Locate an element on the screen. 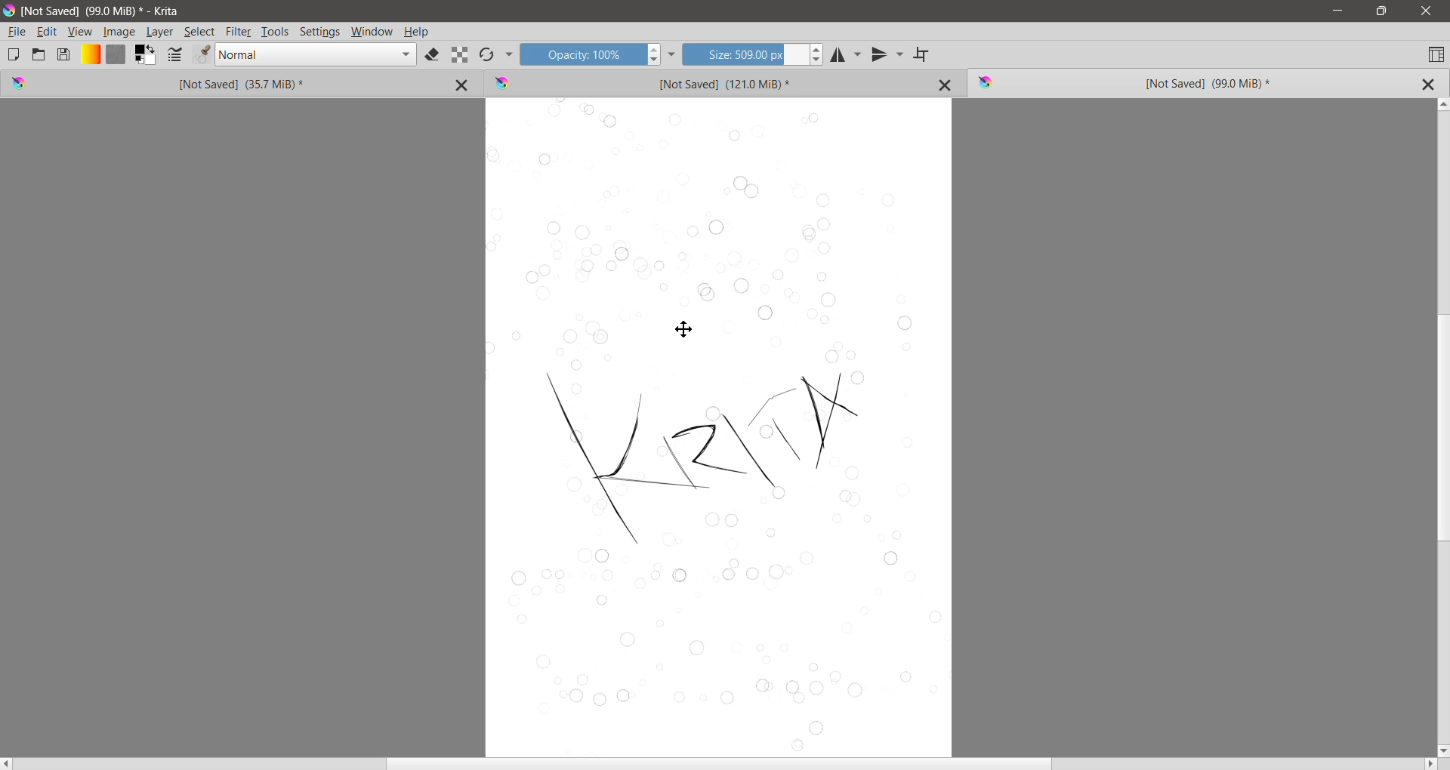 This screenshot has height=770, width=1450. View is located at coordinates (80, 32).